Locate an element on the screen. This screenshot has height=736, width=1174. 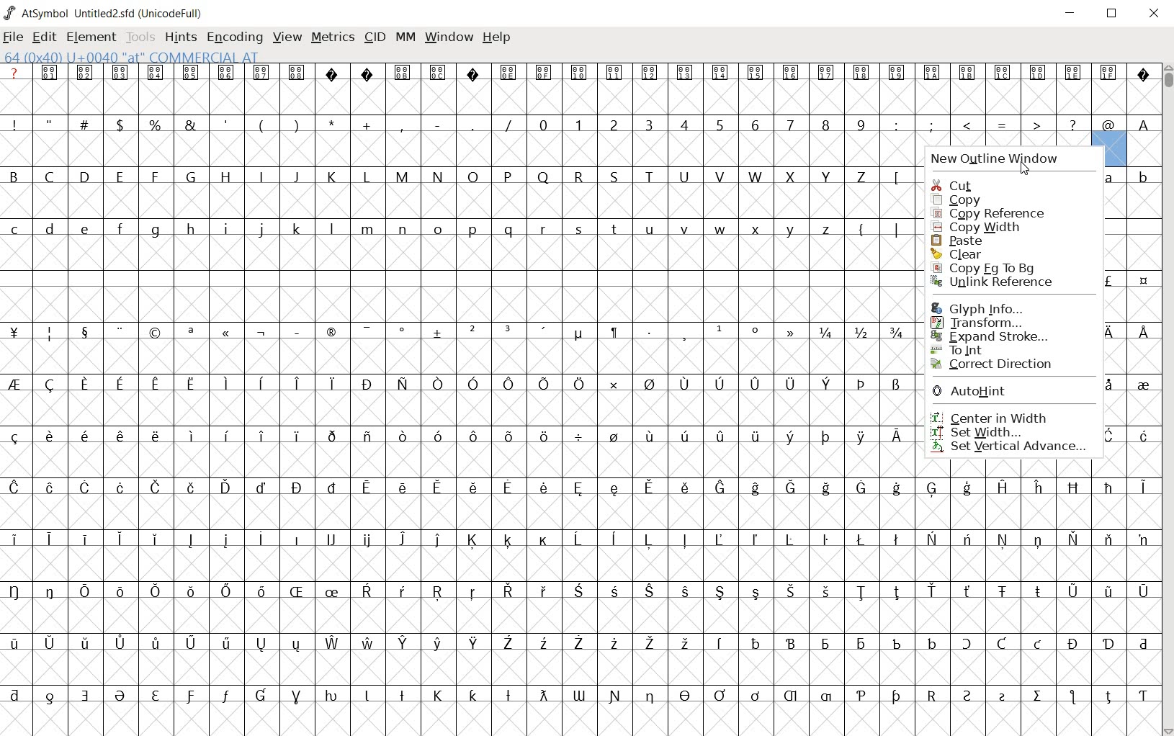
ENCODING is located at coordinates (237, 39).